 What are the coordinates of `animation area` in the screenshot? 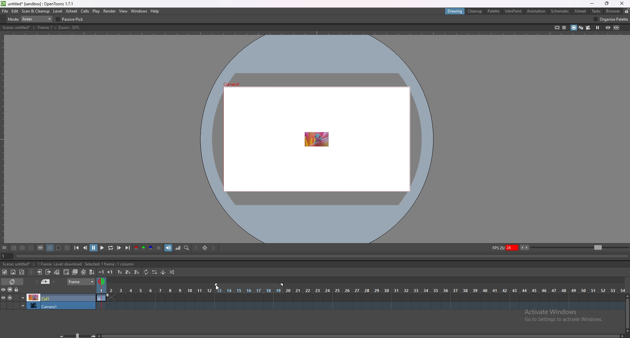 It's located at (316, 138).